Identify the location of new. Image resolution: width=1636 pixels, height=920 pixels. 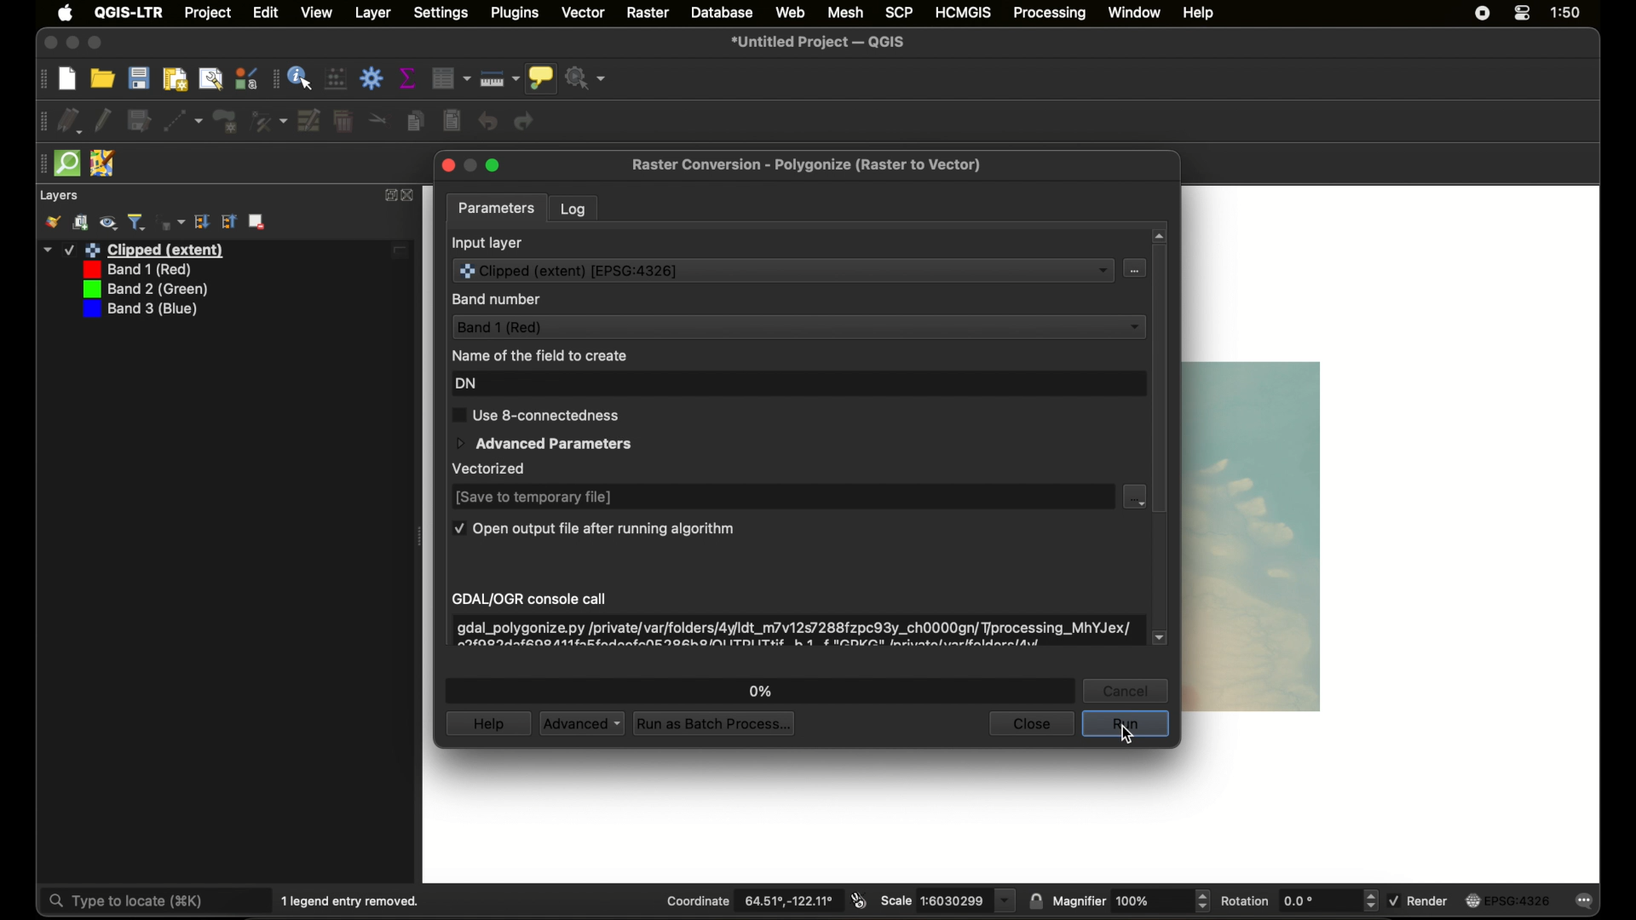
(67, 80).